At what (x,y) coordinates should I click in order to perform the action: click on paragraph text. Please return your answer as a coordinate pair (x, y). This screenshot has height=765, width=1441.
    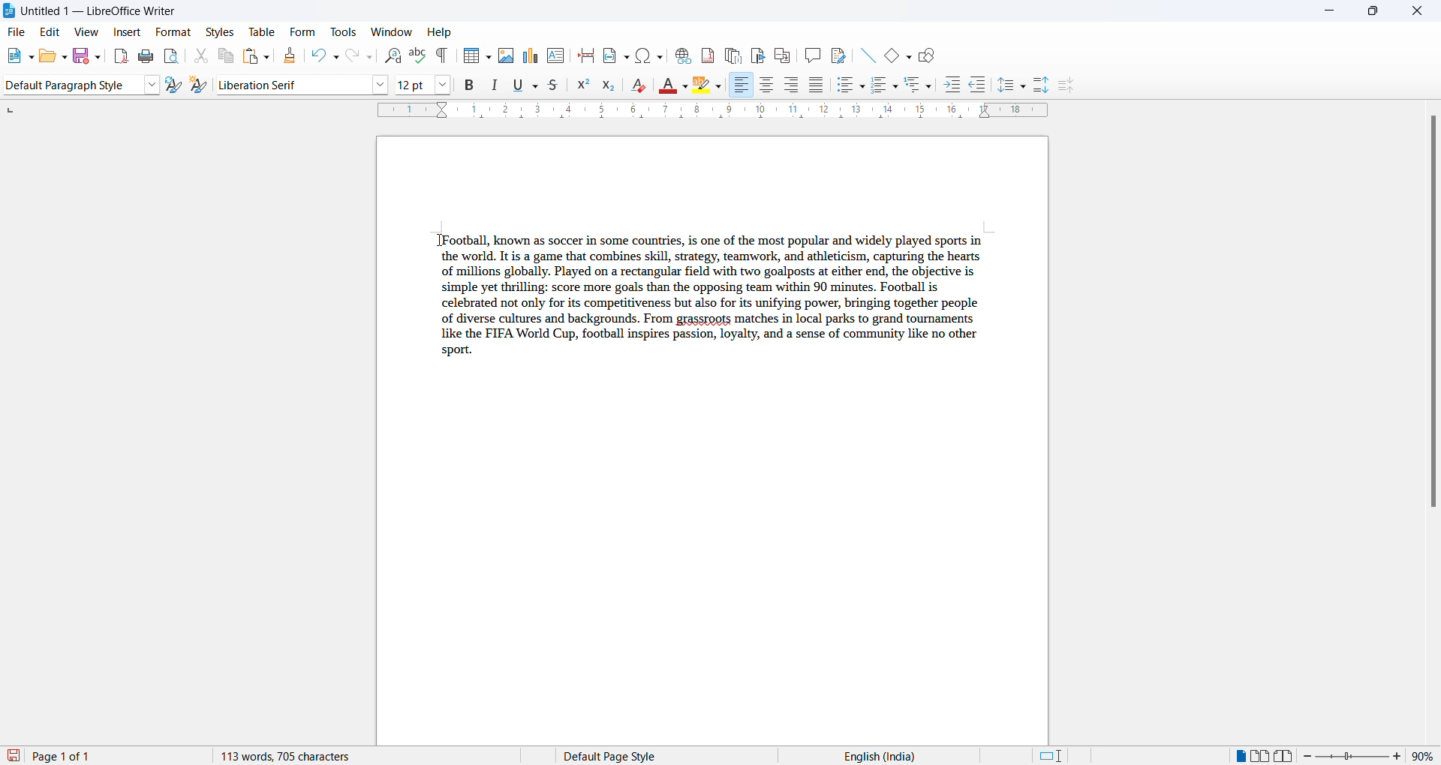
    Looking at the image, I should click on (713, 293).